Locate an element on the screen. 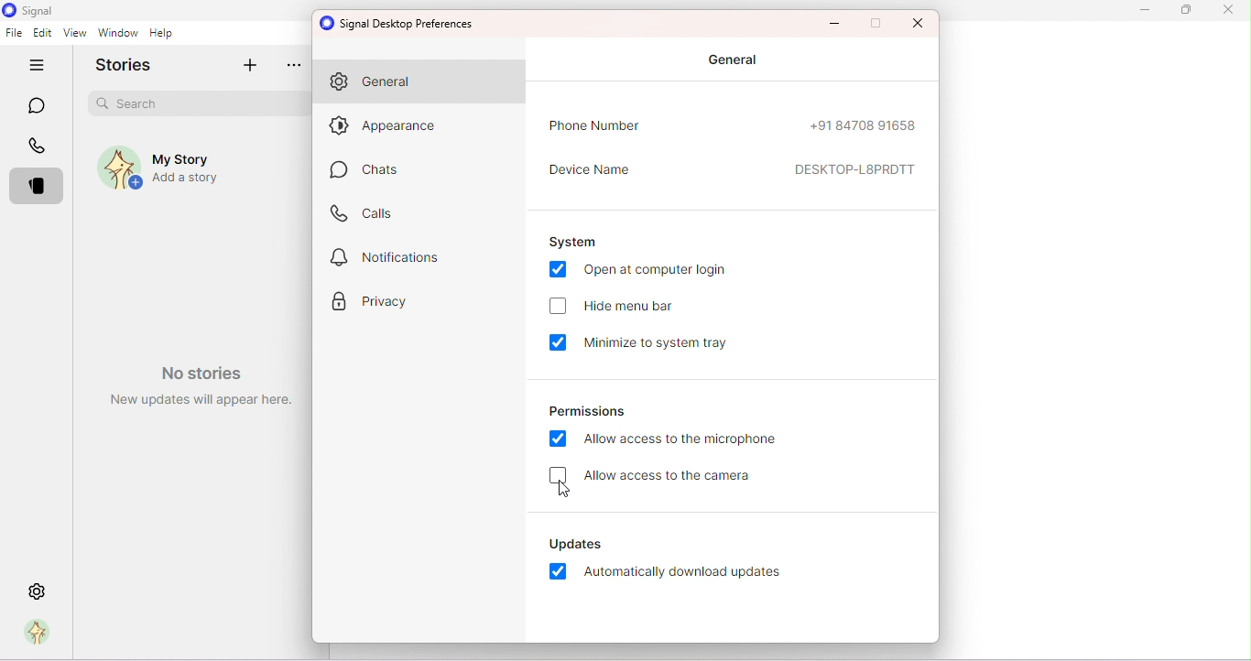  Profile is located at coordinates (41, 634).